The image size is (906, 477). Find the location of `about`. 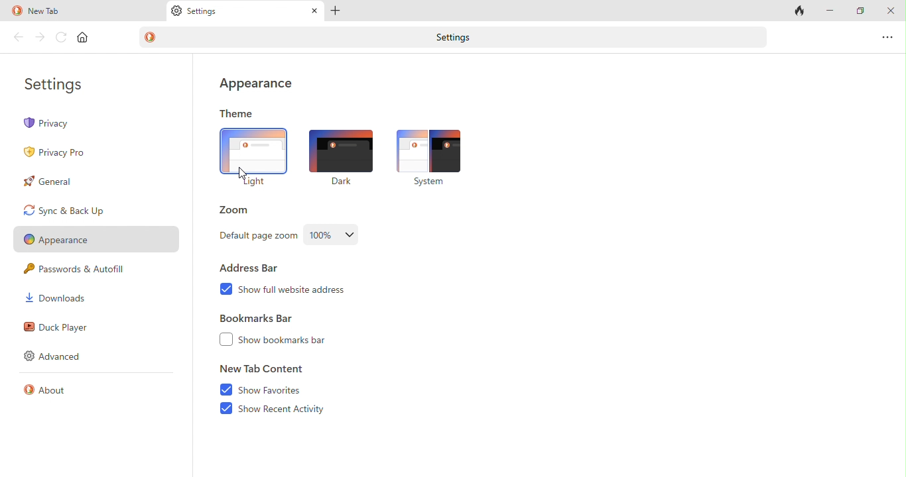

about is located at coordinates (50, 392).